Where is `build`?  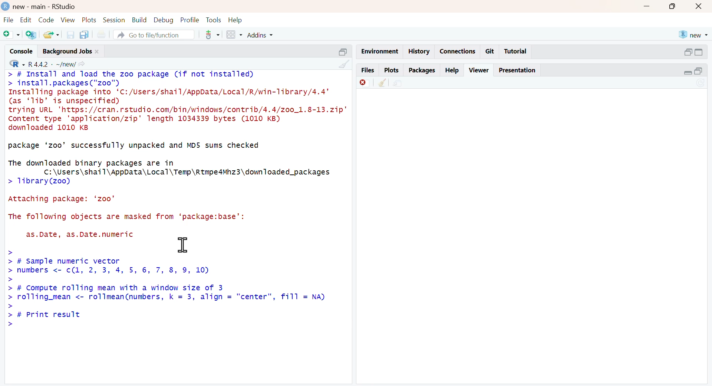
build is located at coordinates (140, 20).